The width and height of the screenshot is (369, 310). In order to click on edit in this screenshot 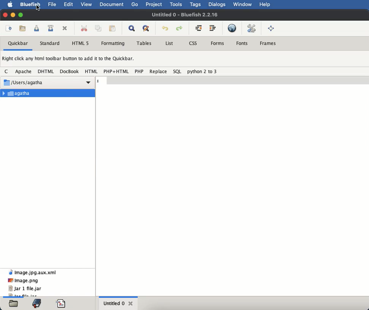, I will do `click(68, 4)`.